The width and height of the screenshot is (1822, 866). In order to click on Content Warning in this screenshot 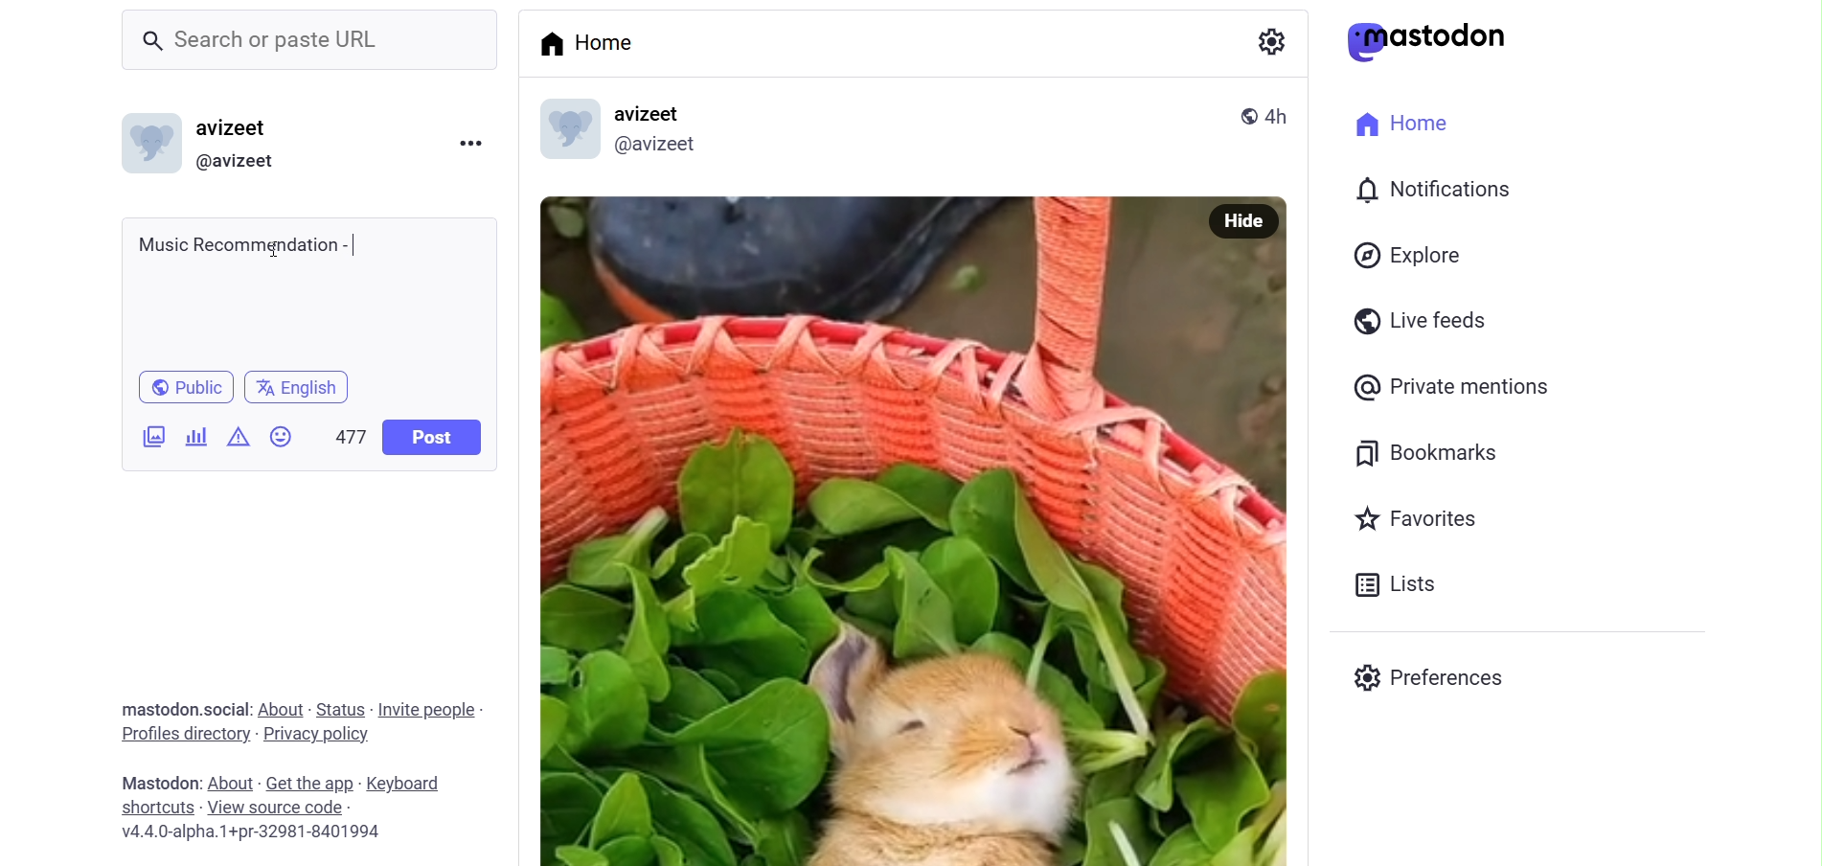, I will do `click(238, 437)`.